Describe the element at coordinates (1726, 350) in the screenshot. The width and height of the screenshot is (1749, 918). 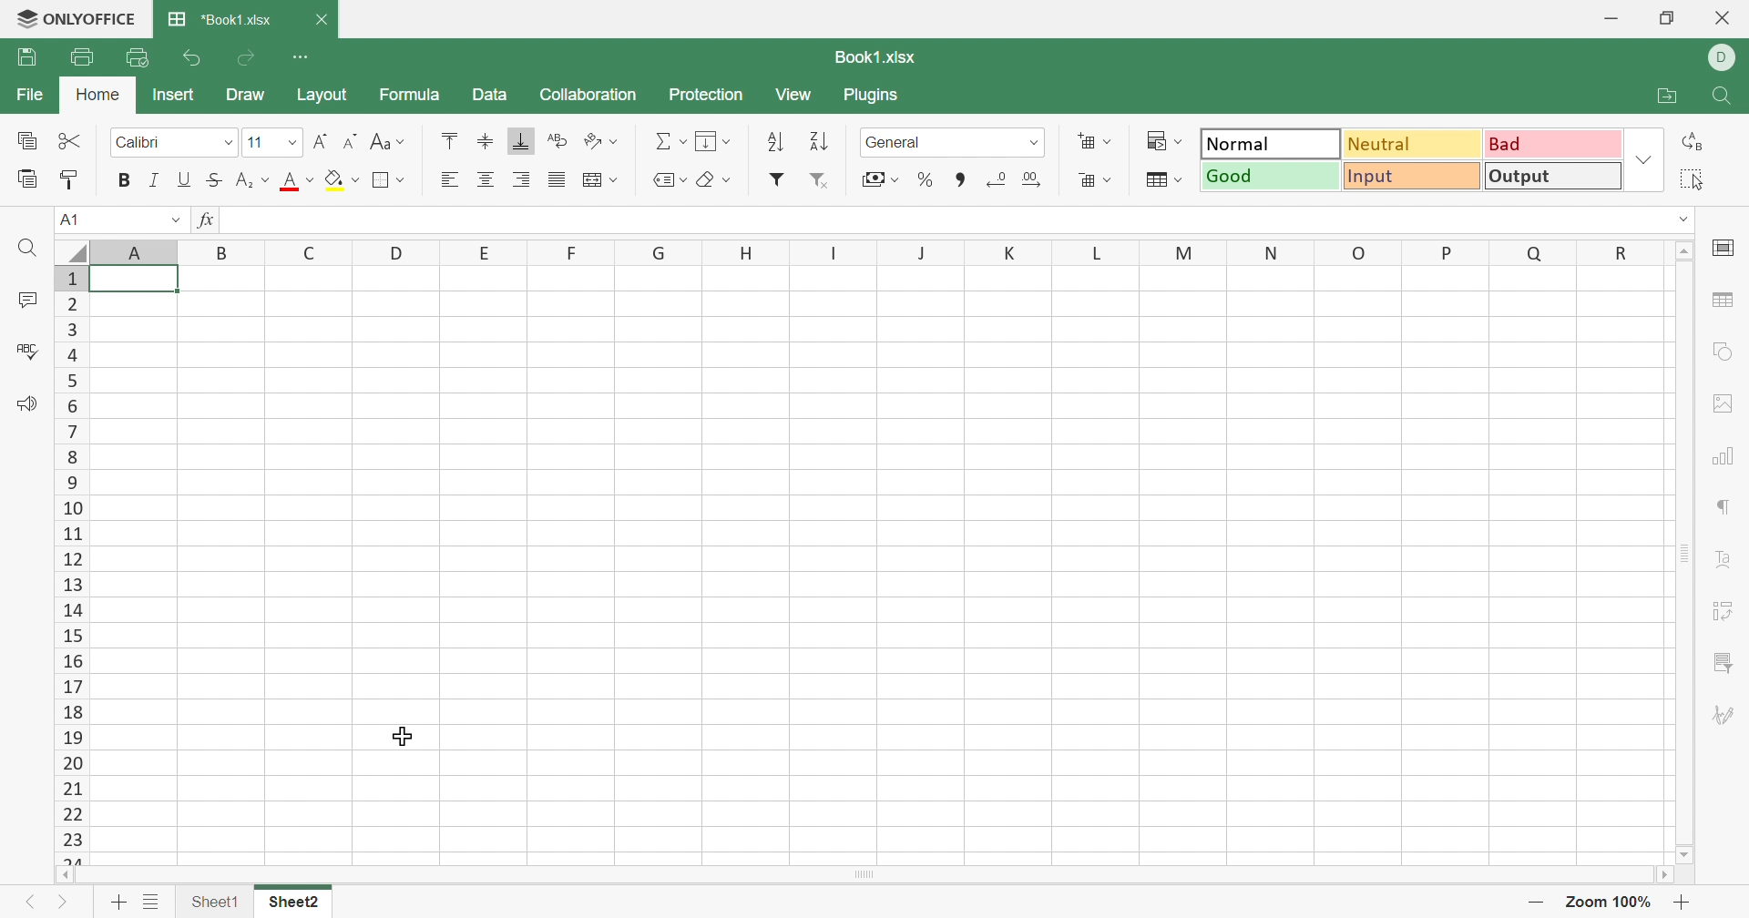
I see `Shape settings` at that location.